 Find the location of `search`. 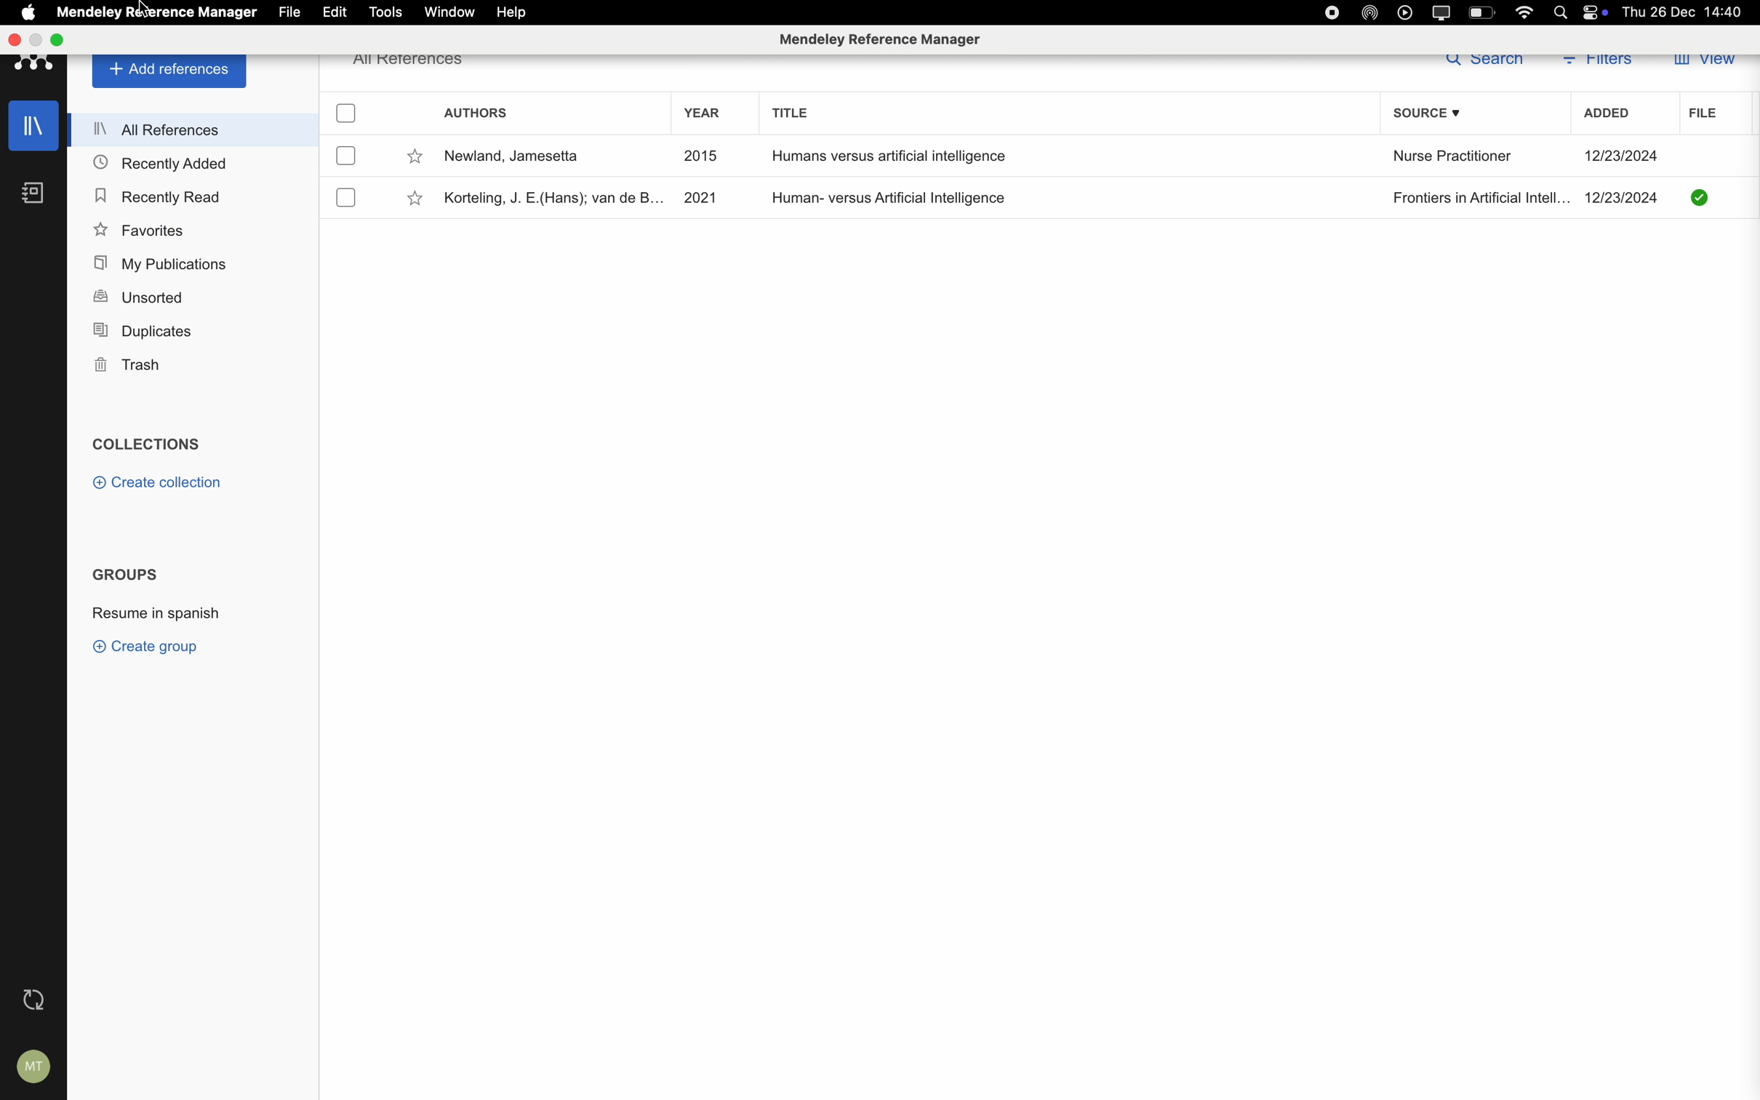

search is located at coordinates (1483, 63).